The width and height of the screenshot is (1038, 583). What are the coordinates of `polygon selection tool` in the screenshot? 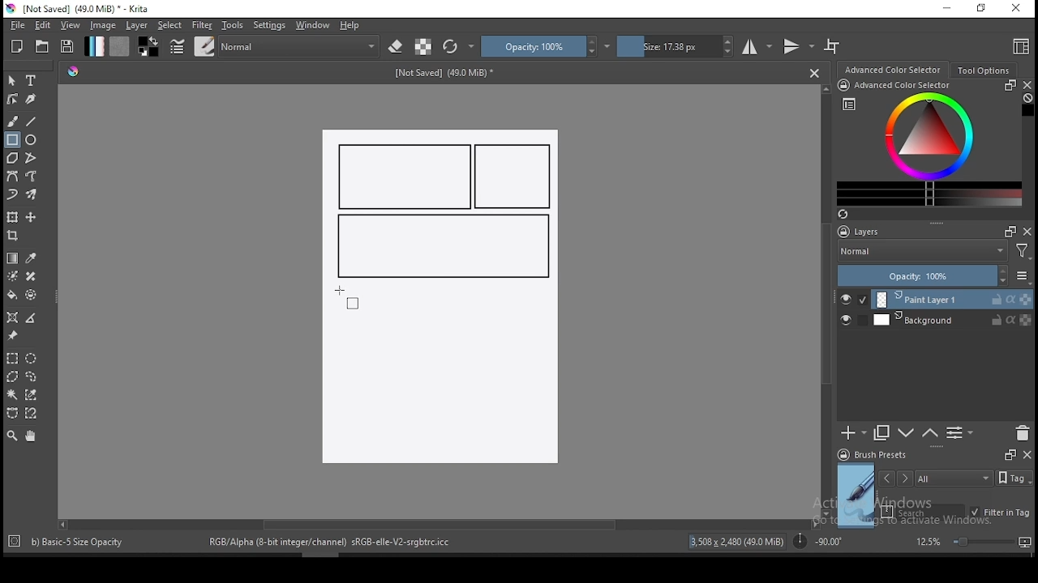 It's located at (13, 377).